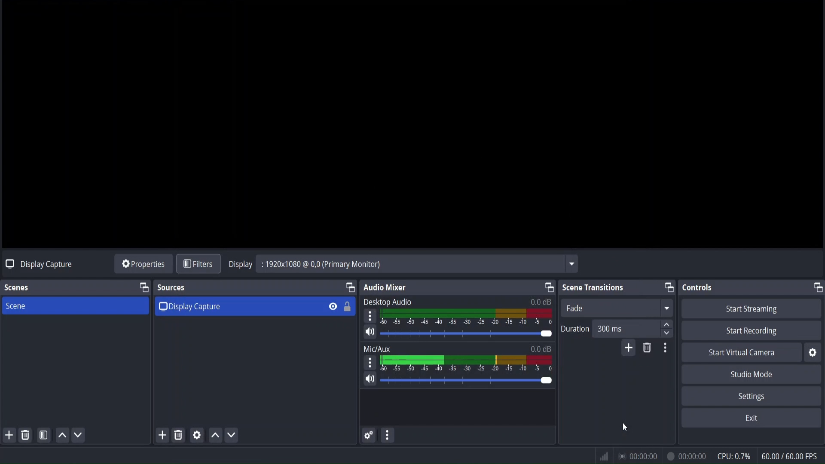 Image resolution: width=825 pixels, height=464 pixels. I want to click on start recording, so click(754, 331).